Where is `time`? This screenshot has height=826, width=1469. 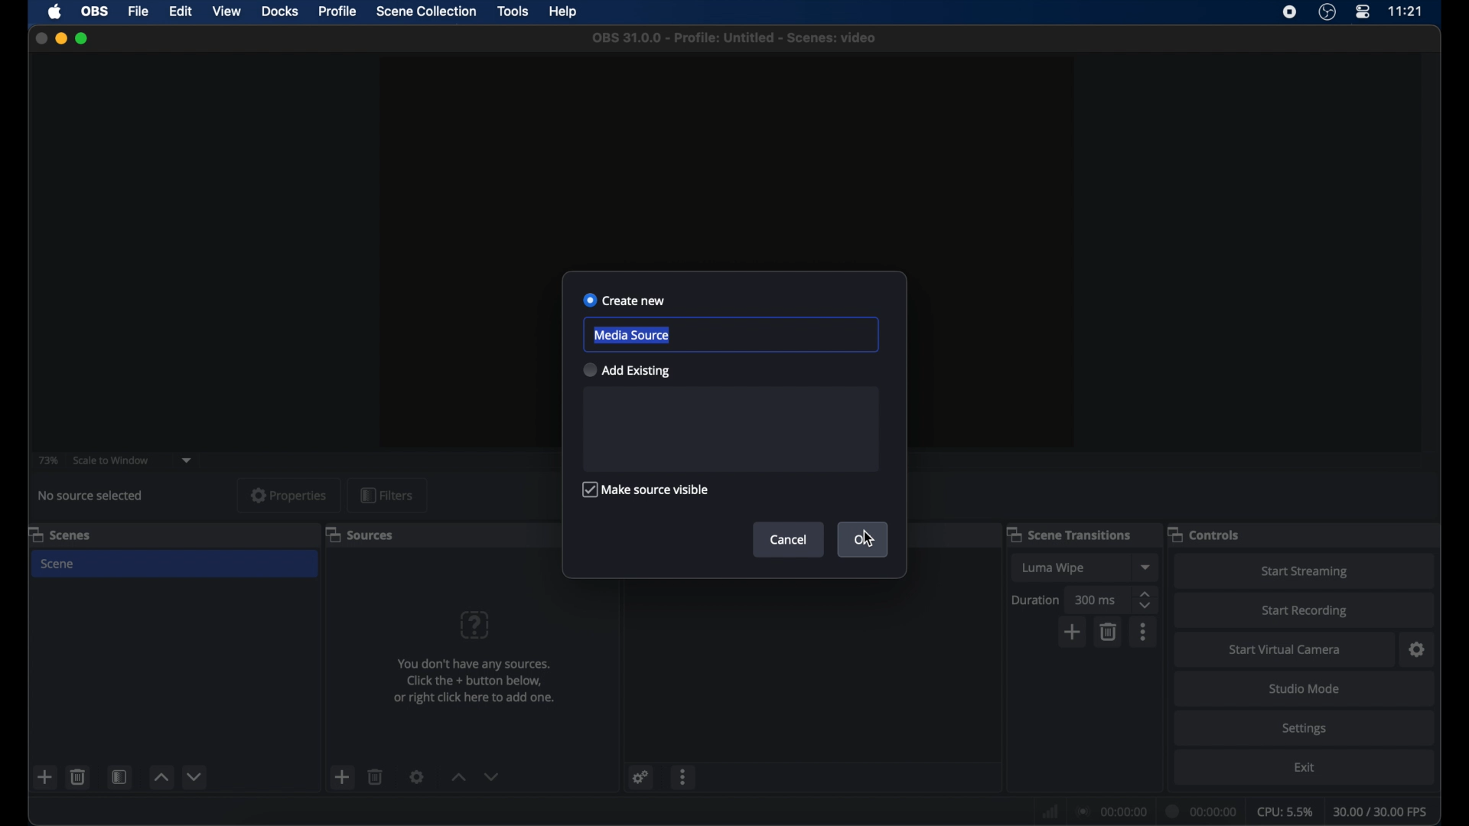 time is located at coordinates (1406, 11).